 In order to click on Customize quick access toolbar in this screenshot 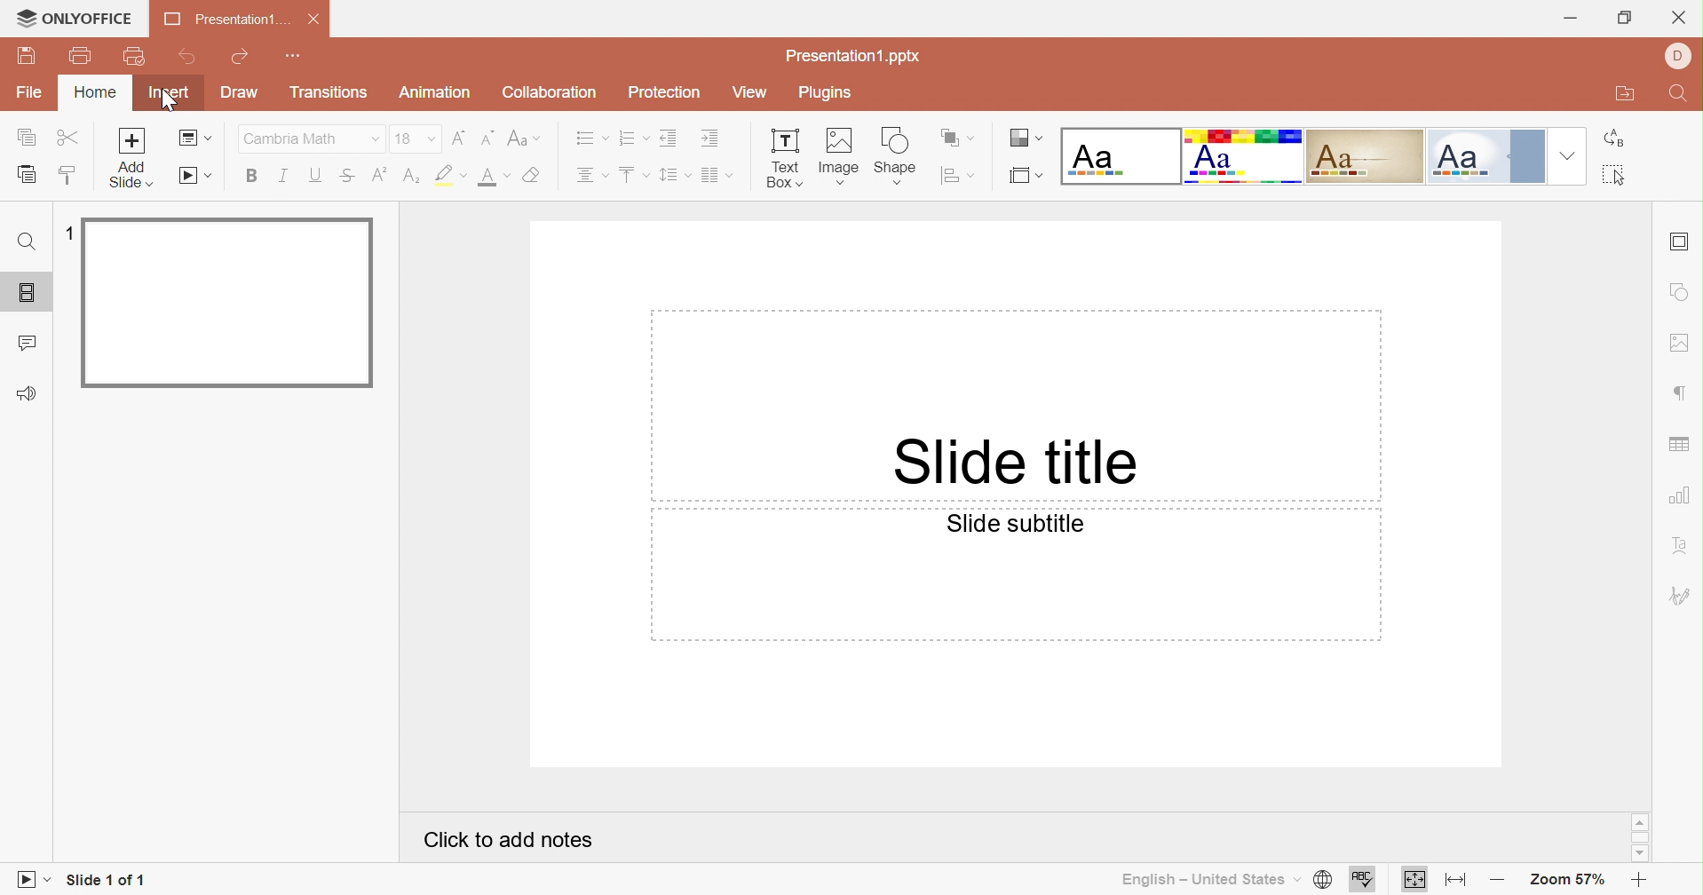, I will do `click(292, 54)`.